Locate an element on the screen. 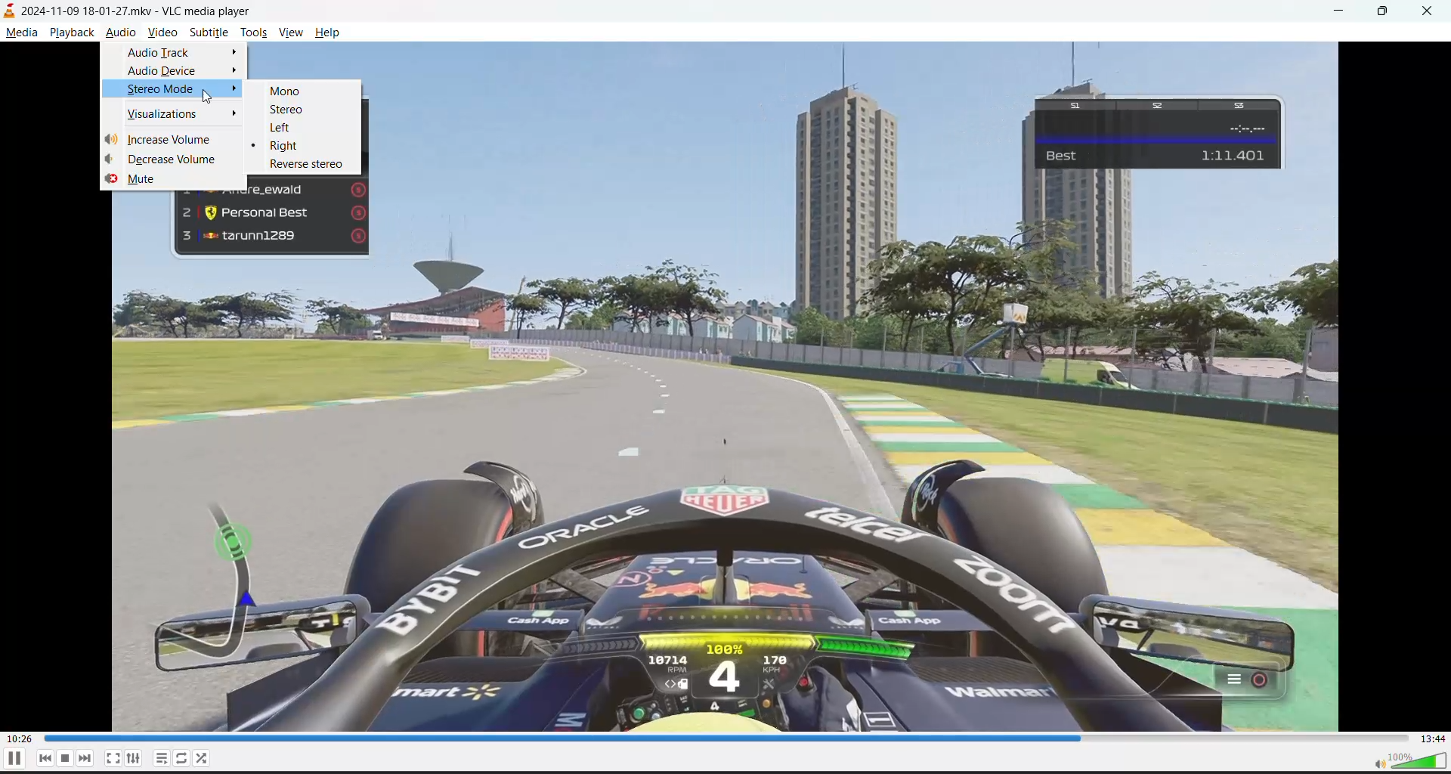 The height and width of the screenshot is (774, 1451). subtitle is located at coordinates (209, 33).